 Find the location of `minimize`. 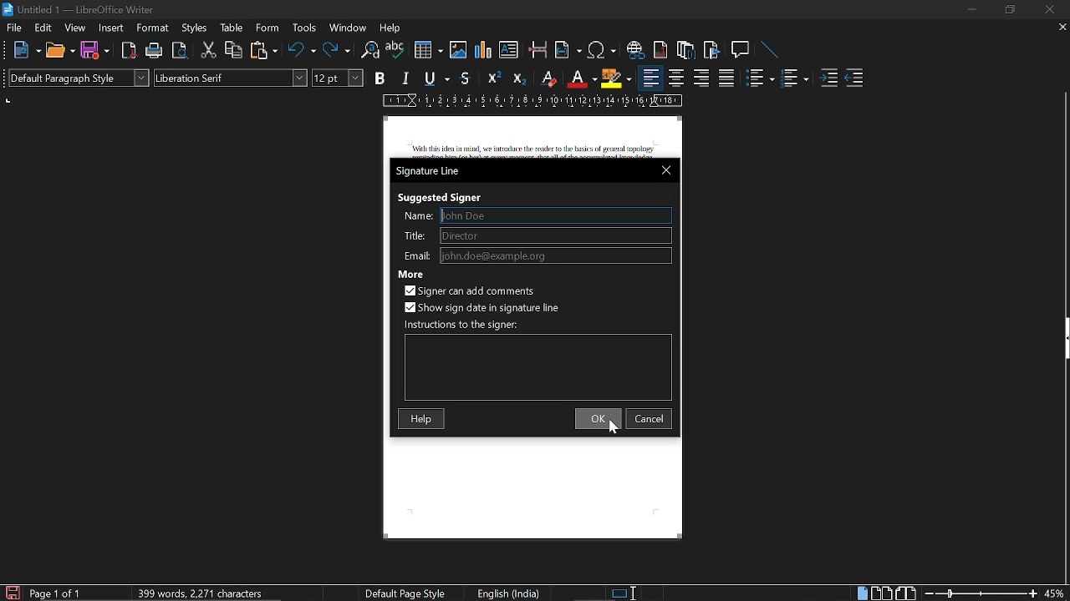

minimize is located at coordinates (968, 8).